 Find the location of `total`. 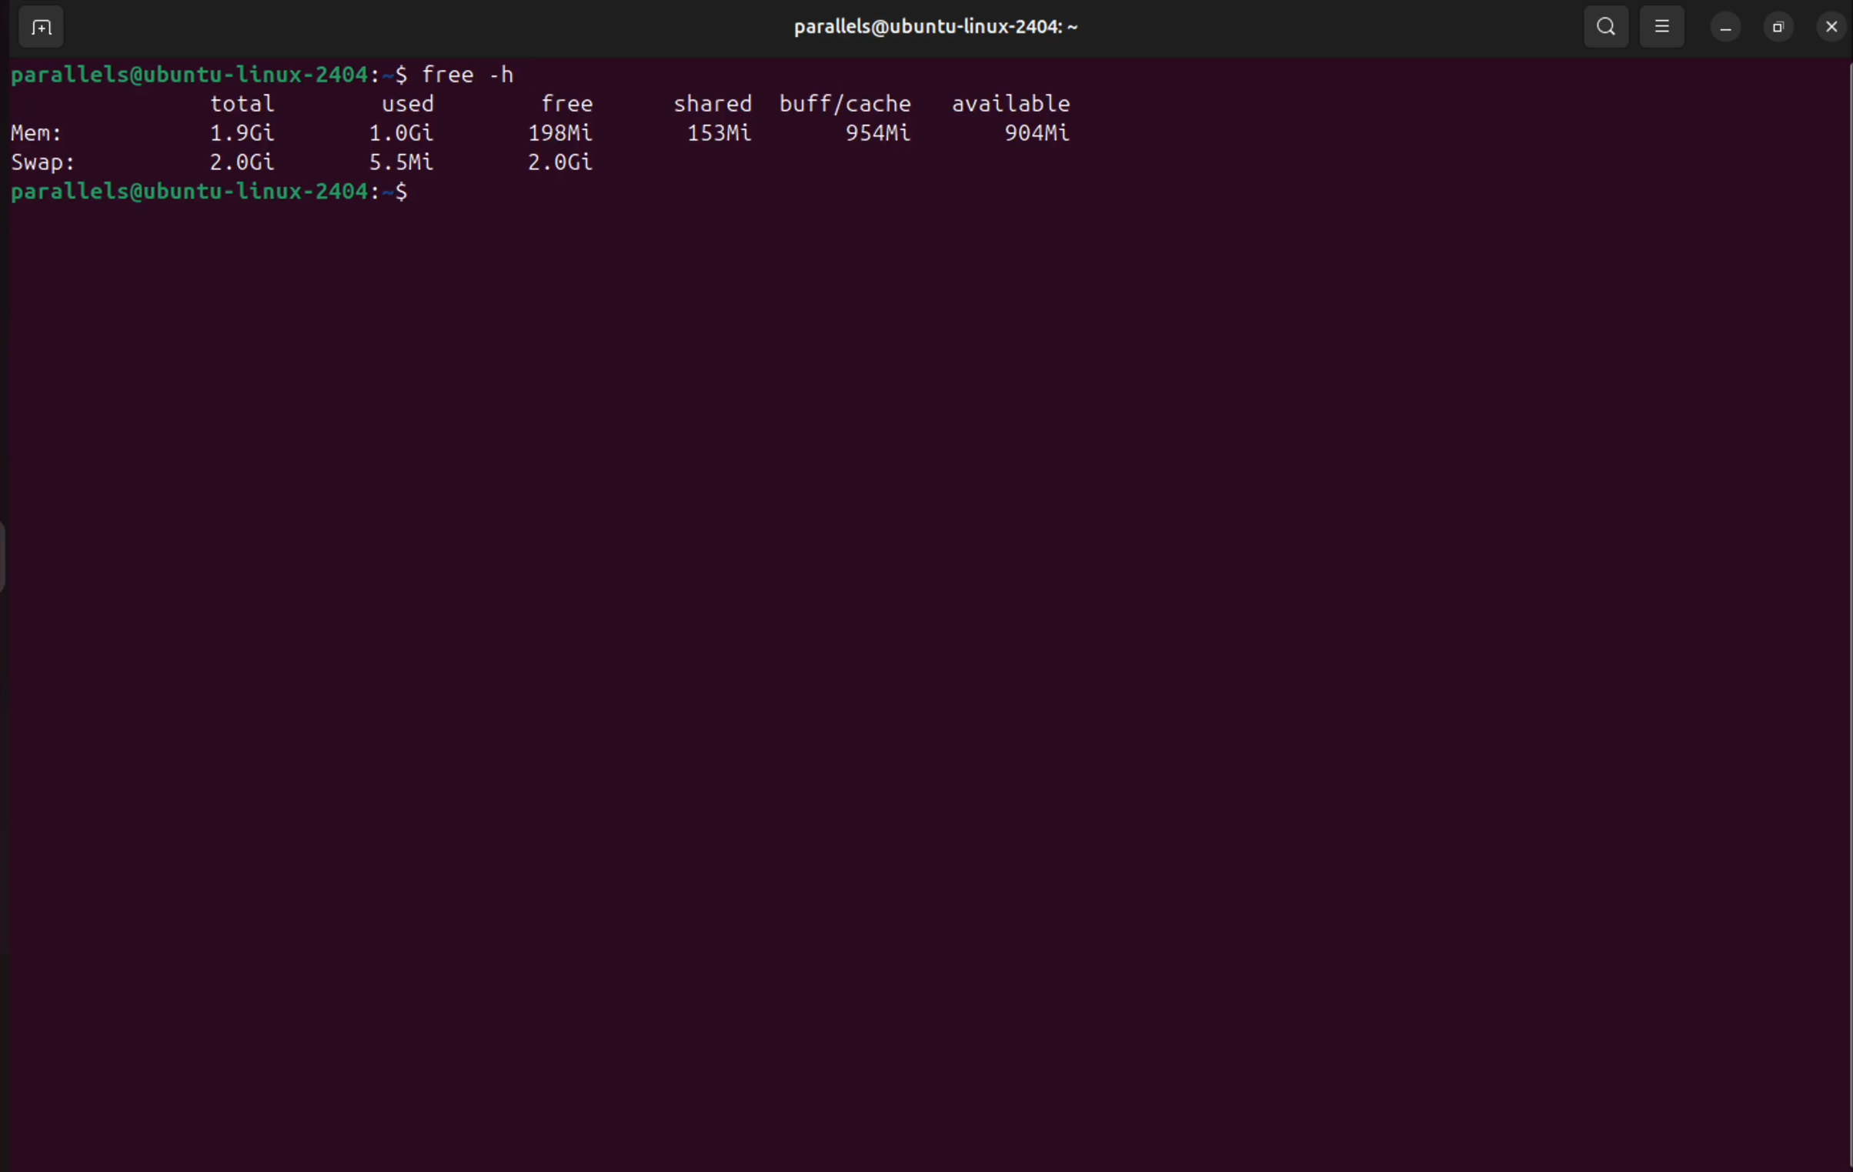

total is located at coordinates (246, 103).